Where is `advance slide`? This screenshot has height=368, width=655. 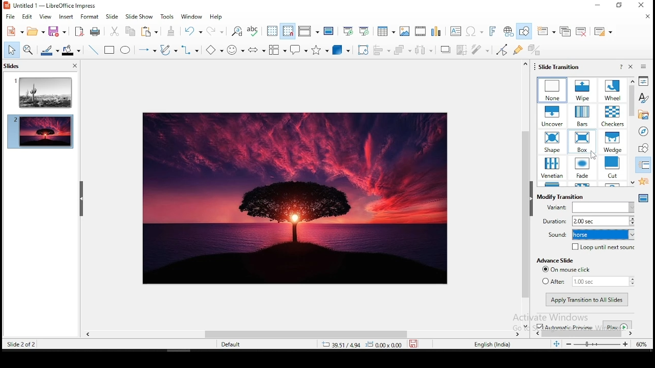
advance slide is located at coordinates (554, 261).